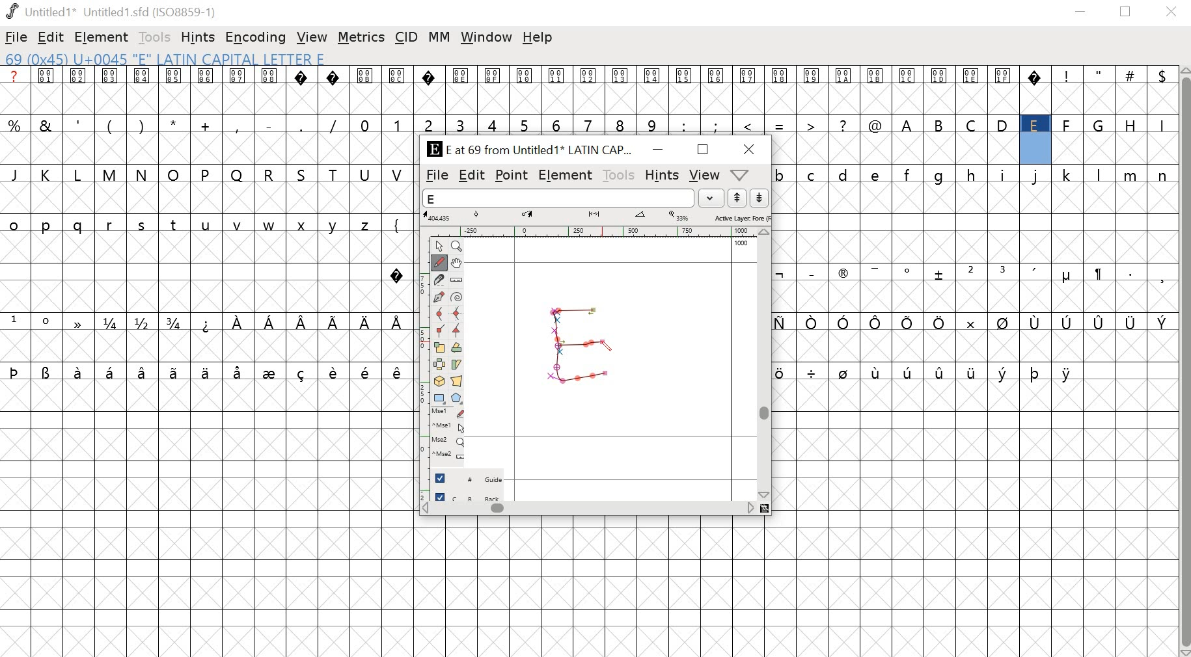  I want to click on Knife, so click(440, 280).